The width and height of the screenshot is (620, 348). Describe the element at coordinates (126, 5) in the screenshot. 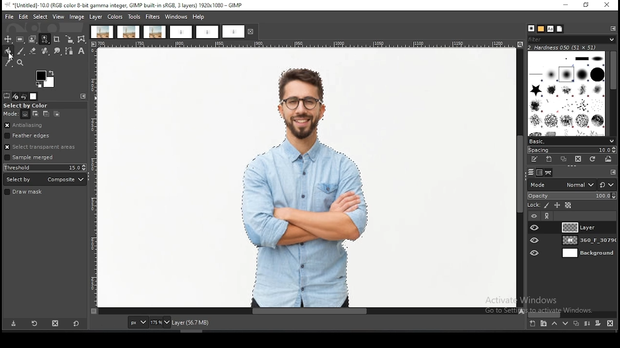

I see `*[Untitled]-10.0 (RGB color 8-bit gamma integer, GIMP built-in sRGB, 2 layers) 1920x1080 — GIMP` at that location.